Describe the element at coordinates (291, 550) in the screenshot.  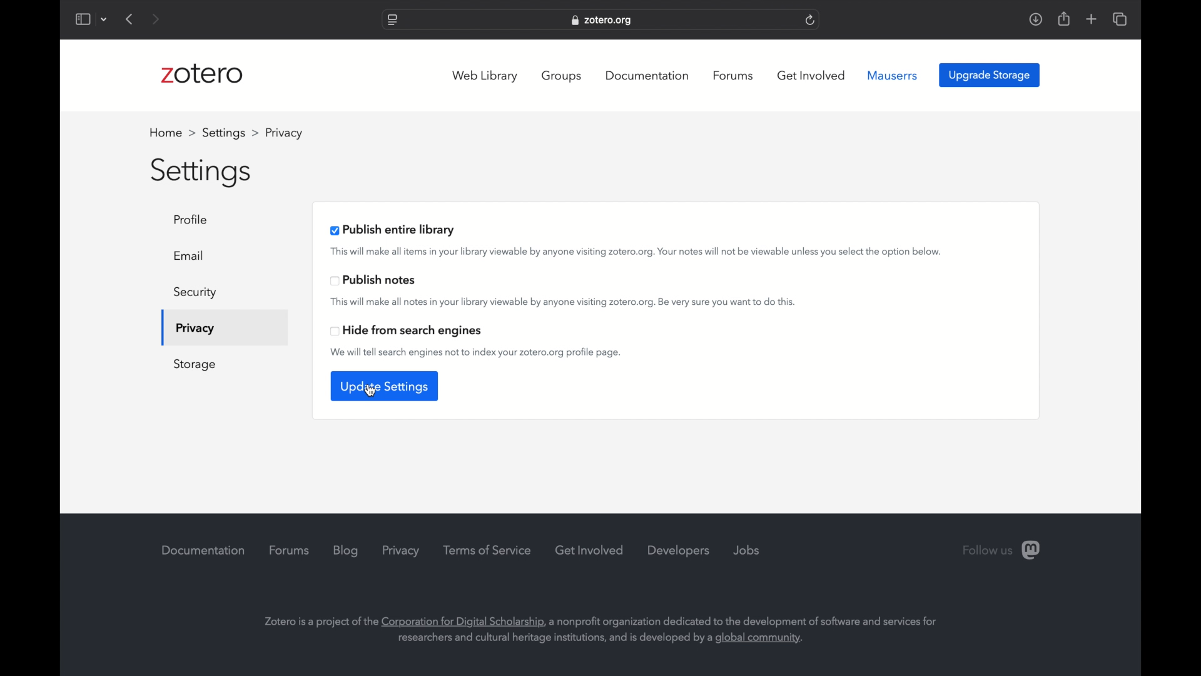
I see `forums` at that location.